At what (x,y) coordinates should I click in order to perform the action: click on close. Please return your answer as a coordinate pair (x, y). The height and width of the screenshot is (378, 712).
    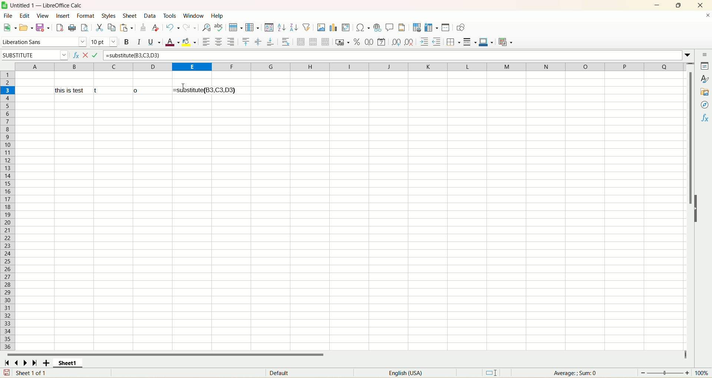
    Looking at the image, I should click on (704, 17).